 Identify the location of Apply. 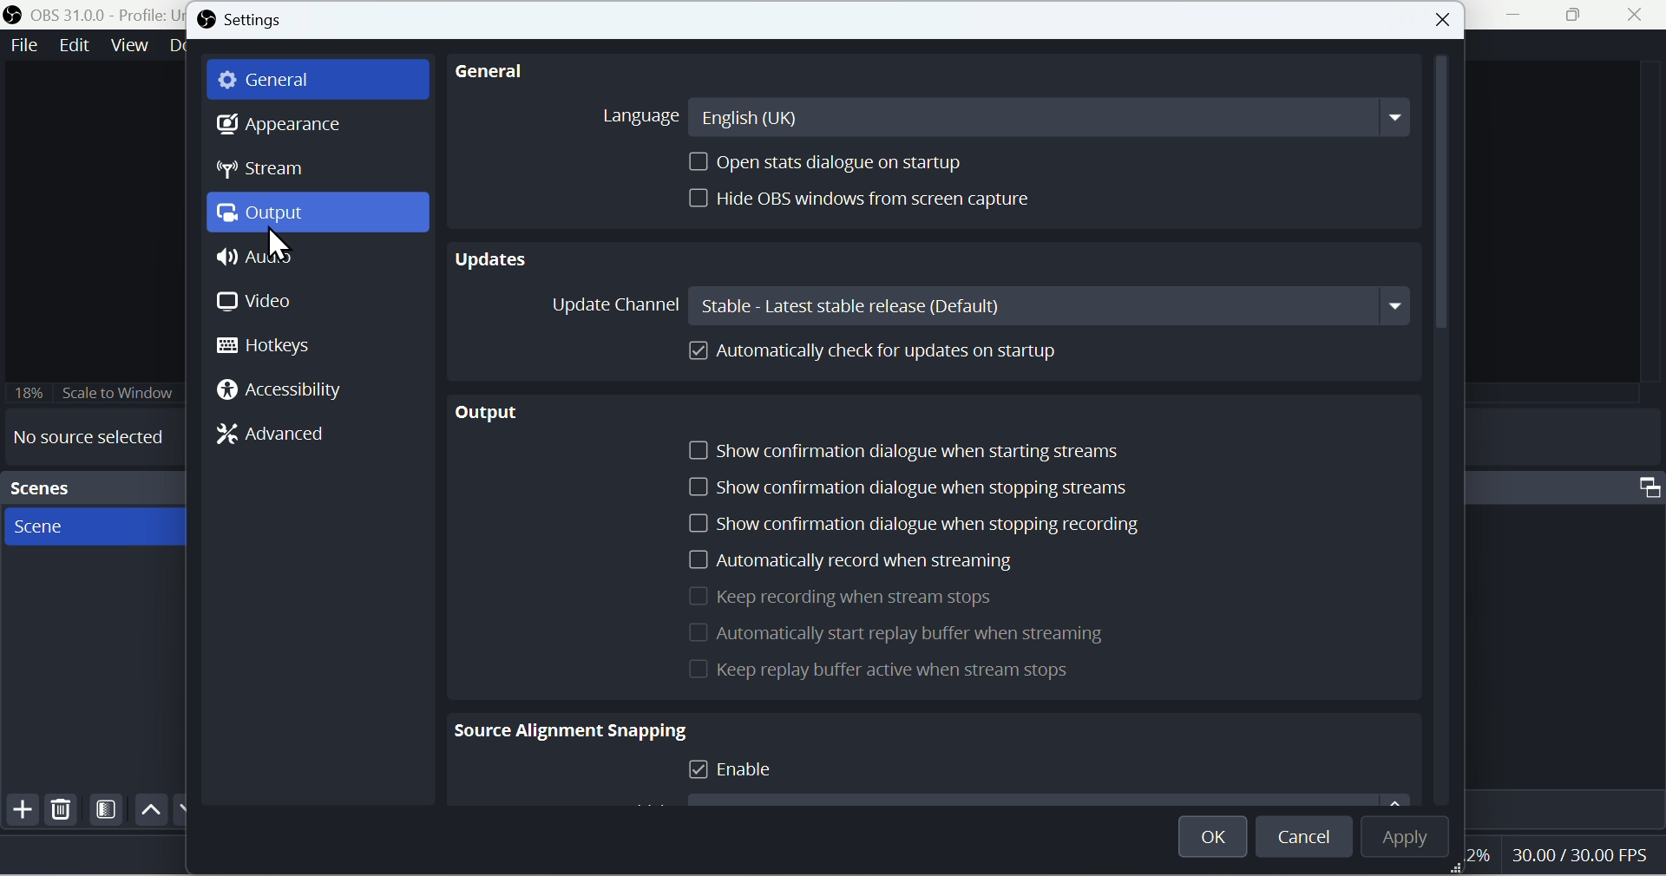
(1414, 840).